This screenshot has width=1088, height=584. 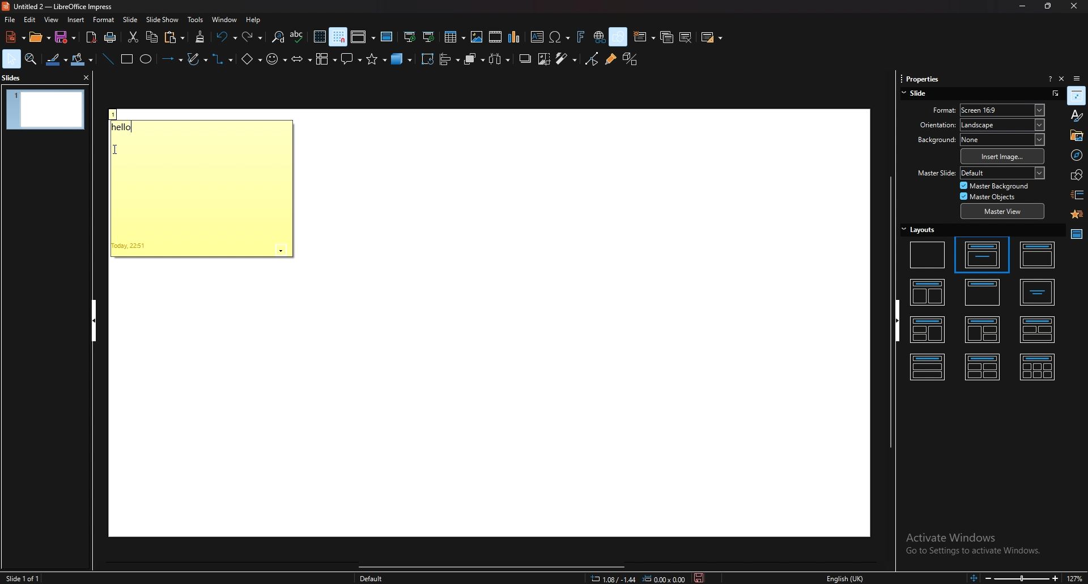 I want to click on align objects, so click(x=450, y=59).